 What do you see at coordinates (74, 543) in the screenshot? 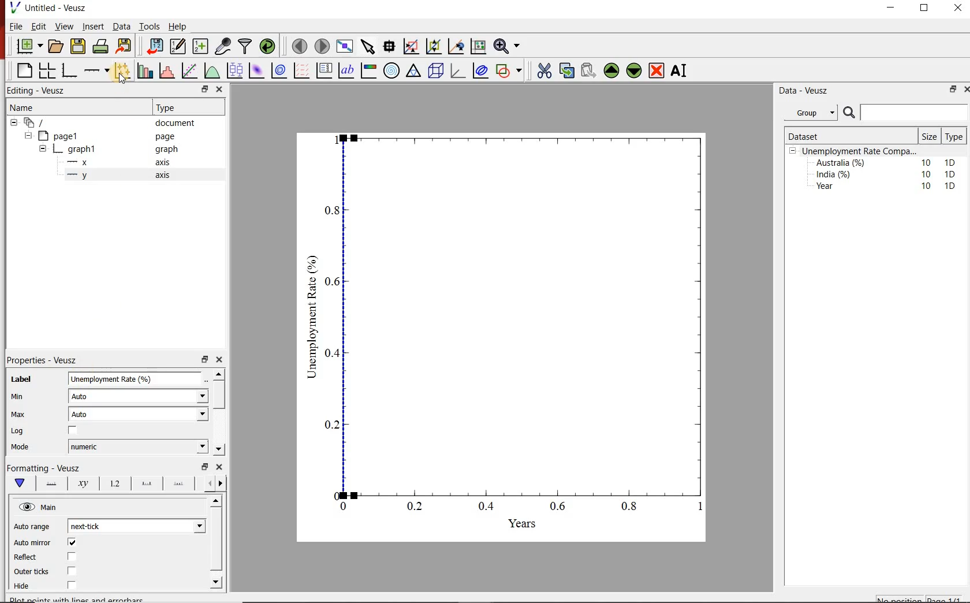
I see `checkbox` at bounding box center [74, 543].